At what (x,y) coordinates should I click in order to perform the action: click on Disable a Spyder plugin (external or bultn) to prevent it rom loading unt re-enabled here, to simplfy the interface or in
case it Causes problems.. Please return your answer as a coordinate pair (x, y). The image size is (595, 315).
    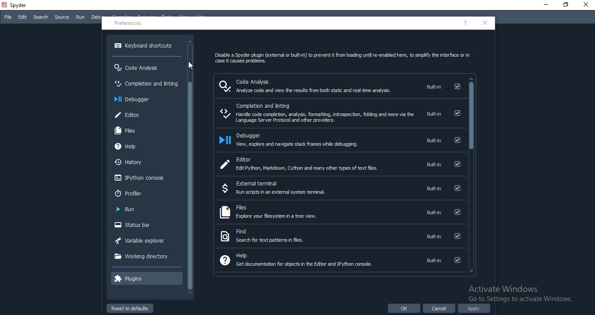
    Looking at the image, I should click on (339, 56).